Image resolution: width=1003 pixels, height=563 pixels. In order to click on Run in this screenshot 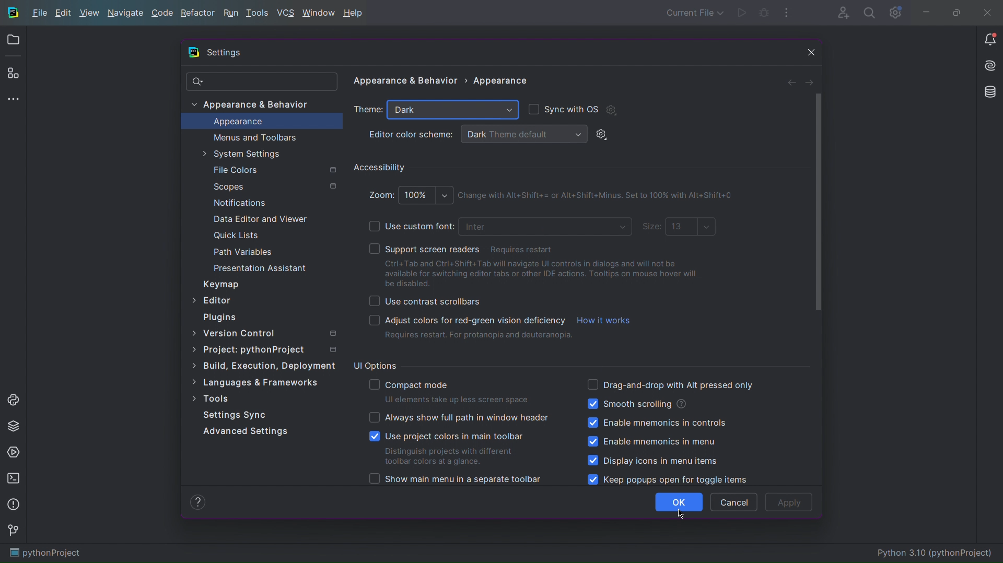, I will do `click(743, 13)`.